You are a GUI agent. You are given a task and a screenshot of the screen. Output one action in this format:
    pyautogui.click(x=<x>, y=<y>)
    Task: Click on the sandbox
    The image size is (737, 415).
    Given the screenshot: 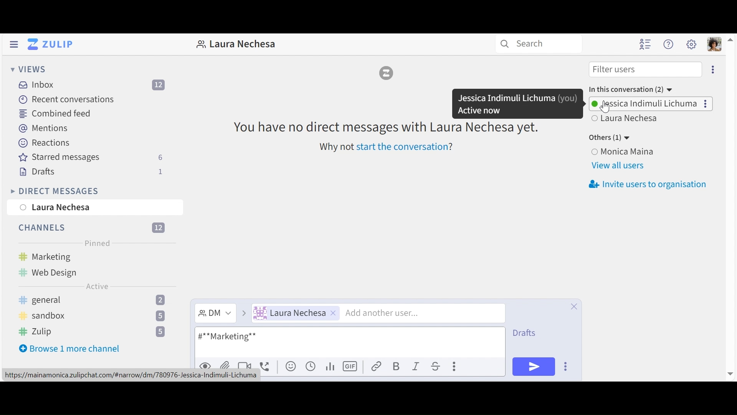 What is the action you would take?
    pyautogui.click(x=95, y=315)
    